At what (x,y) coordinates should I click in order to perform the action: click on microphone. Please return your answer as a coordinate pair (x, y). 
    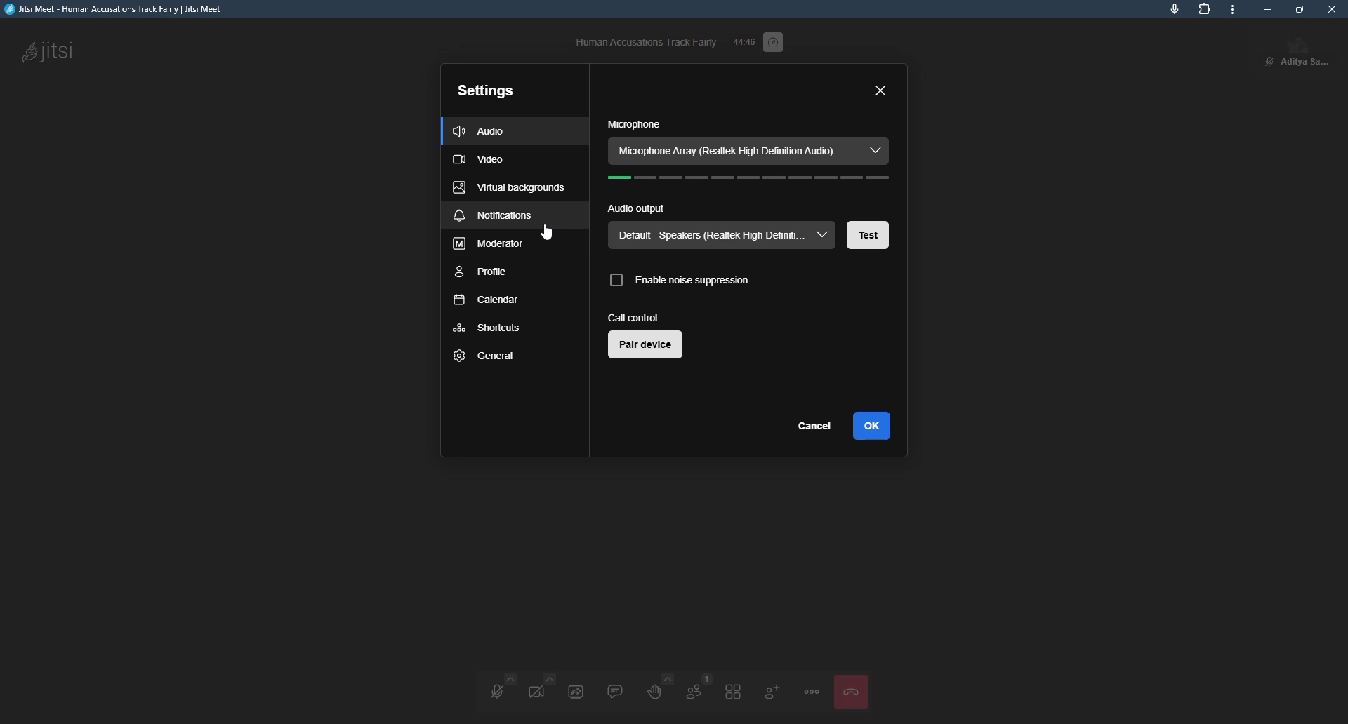
    Looking at the image, I should click on (633, 125).